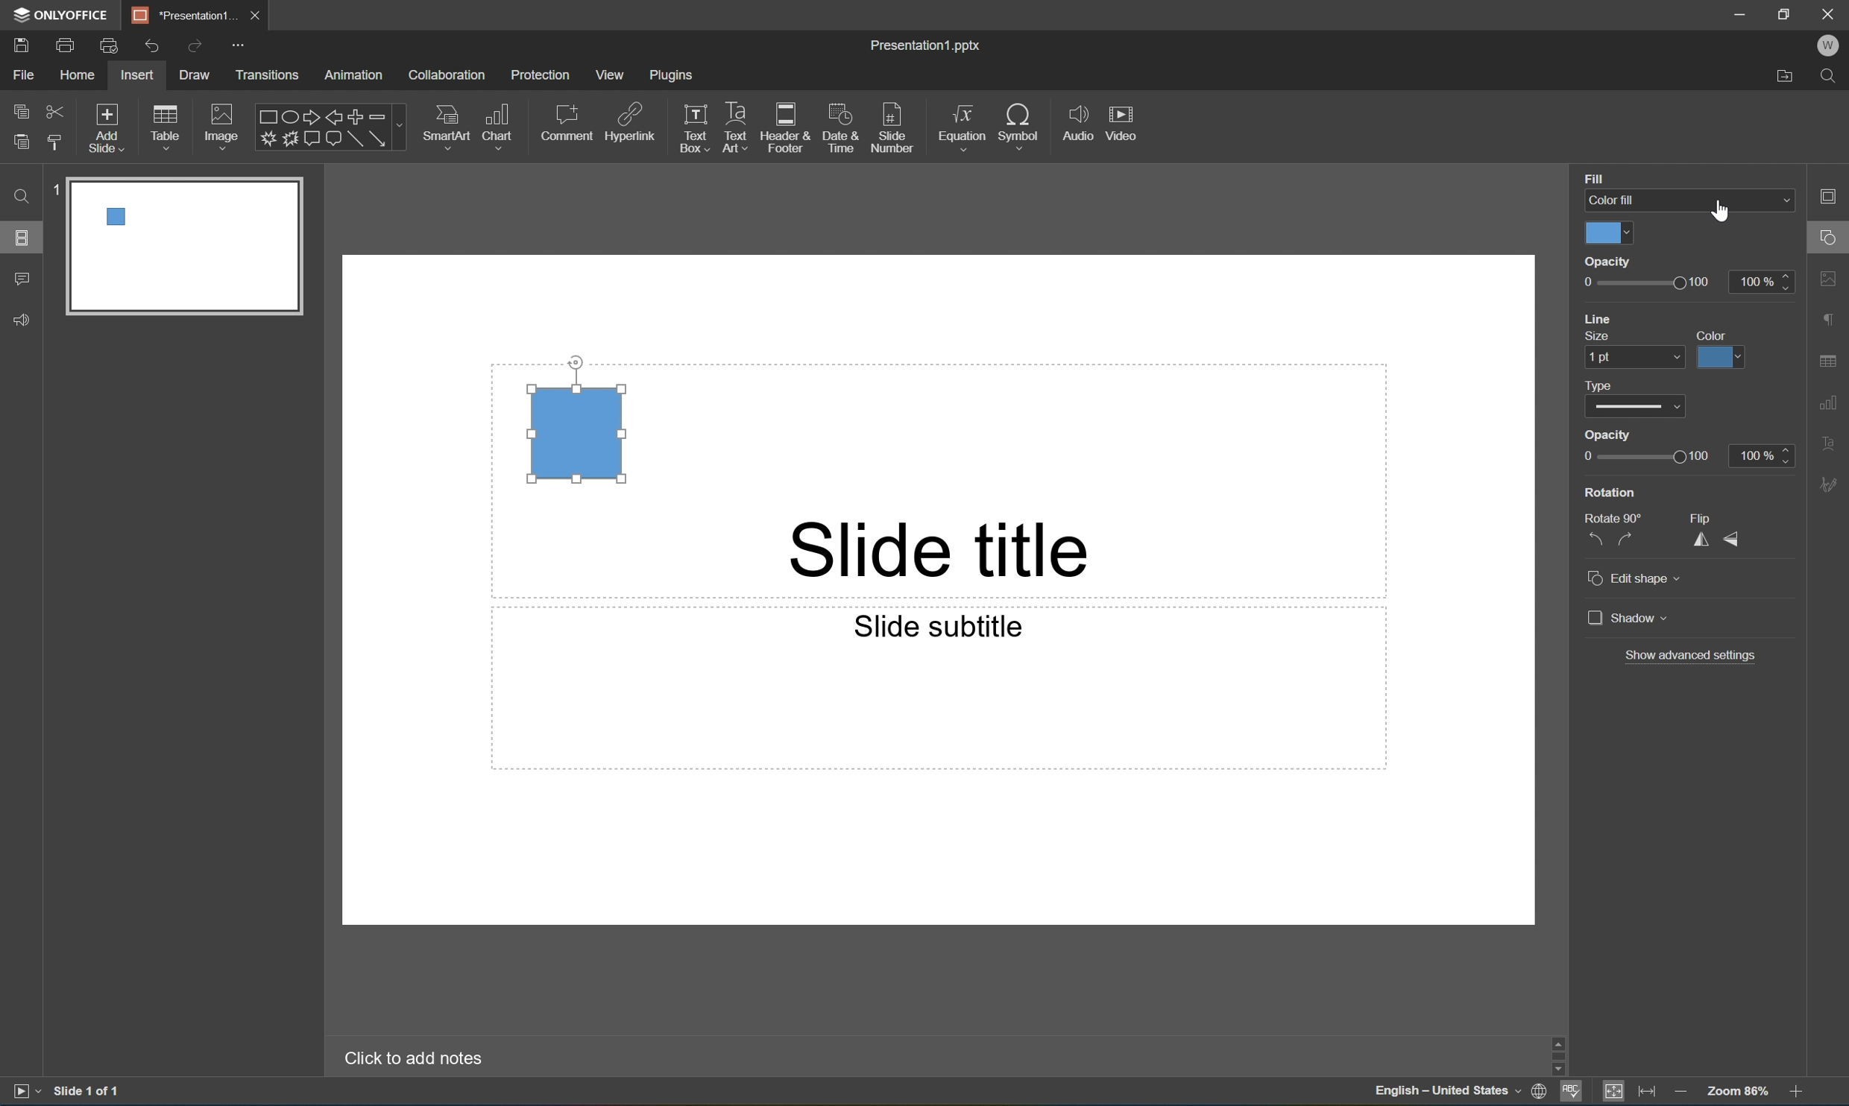 The height and width of the screenshot is (1106, 1849). I want to click on Protection, so click(540, 75).